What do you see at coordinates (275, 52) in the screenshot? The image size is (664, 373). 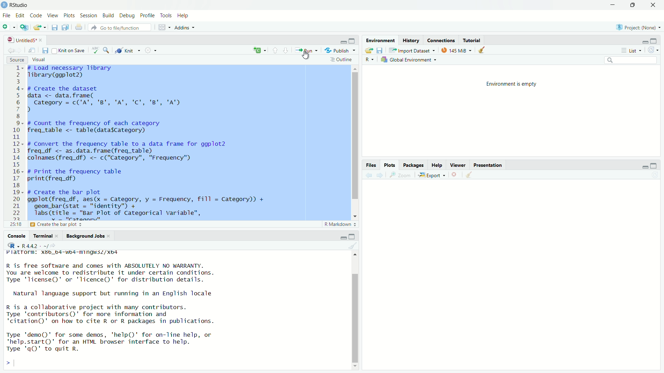 I see `previous section` at bounding box center [275, 52].